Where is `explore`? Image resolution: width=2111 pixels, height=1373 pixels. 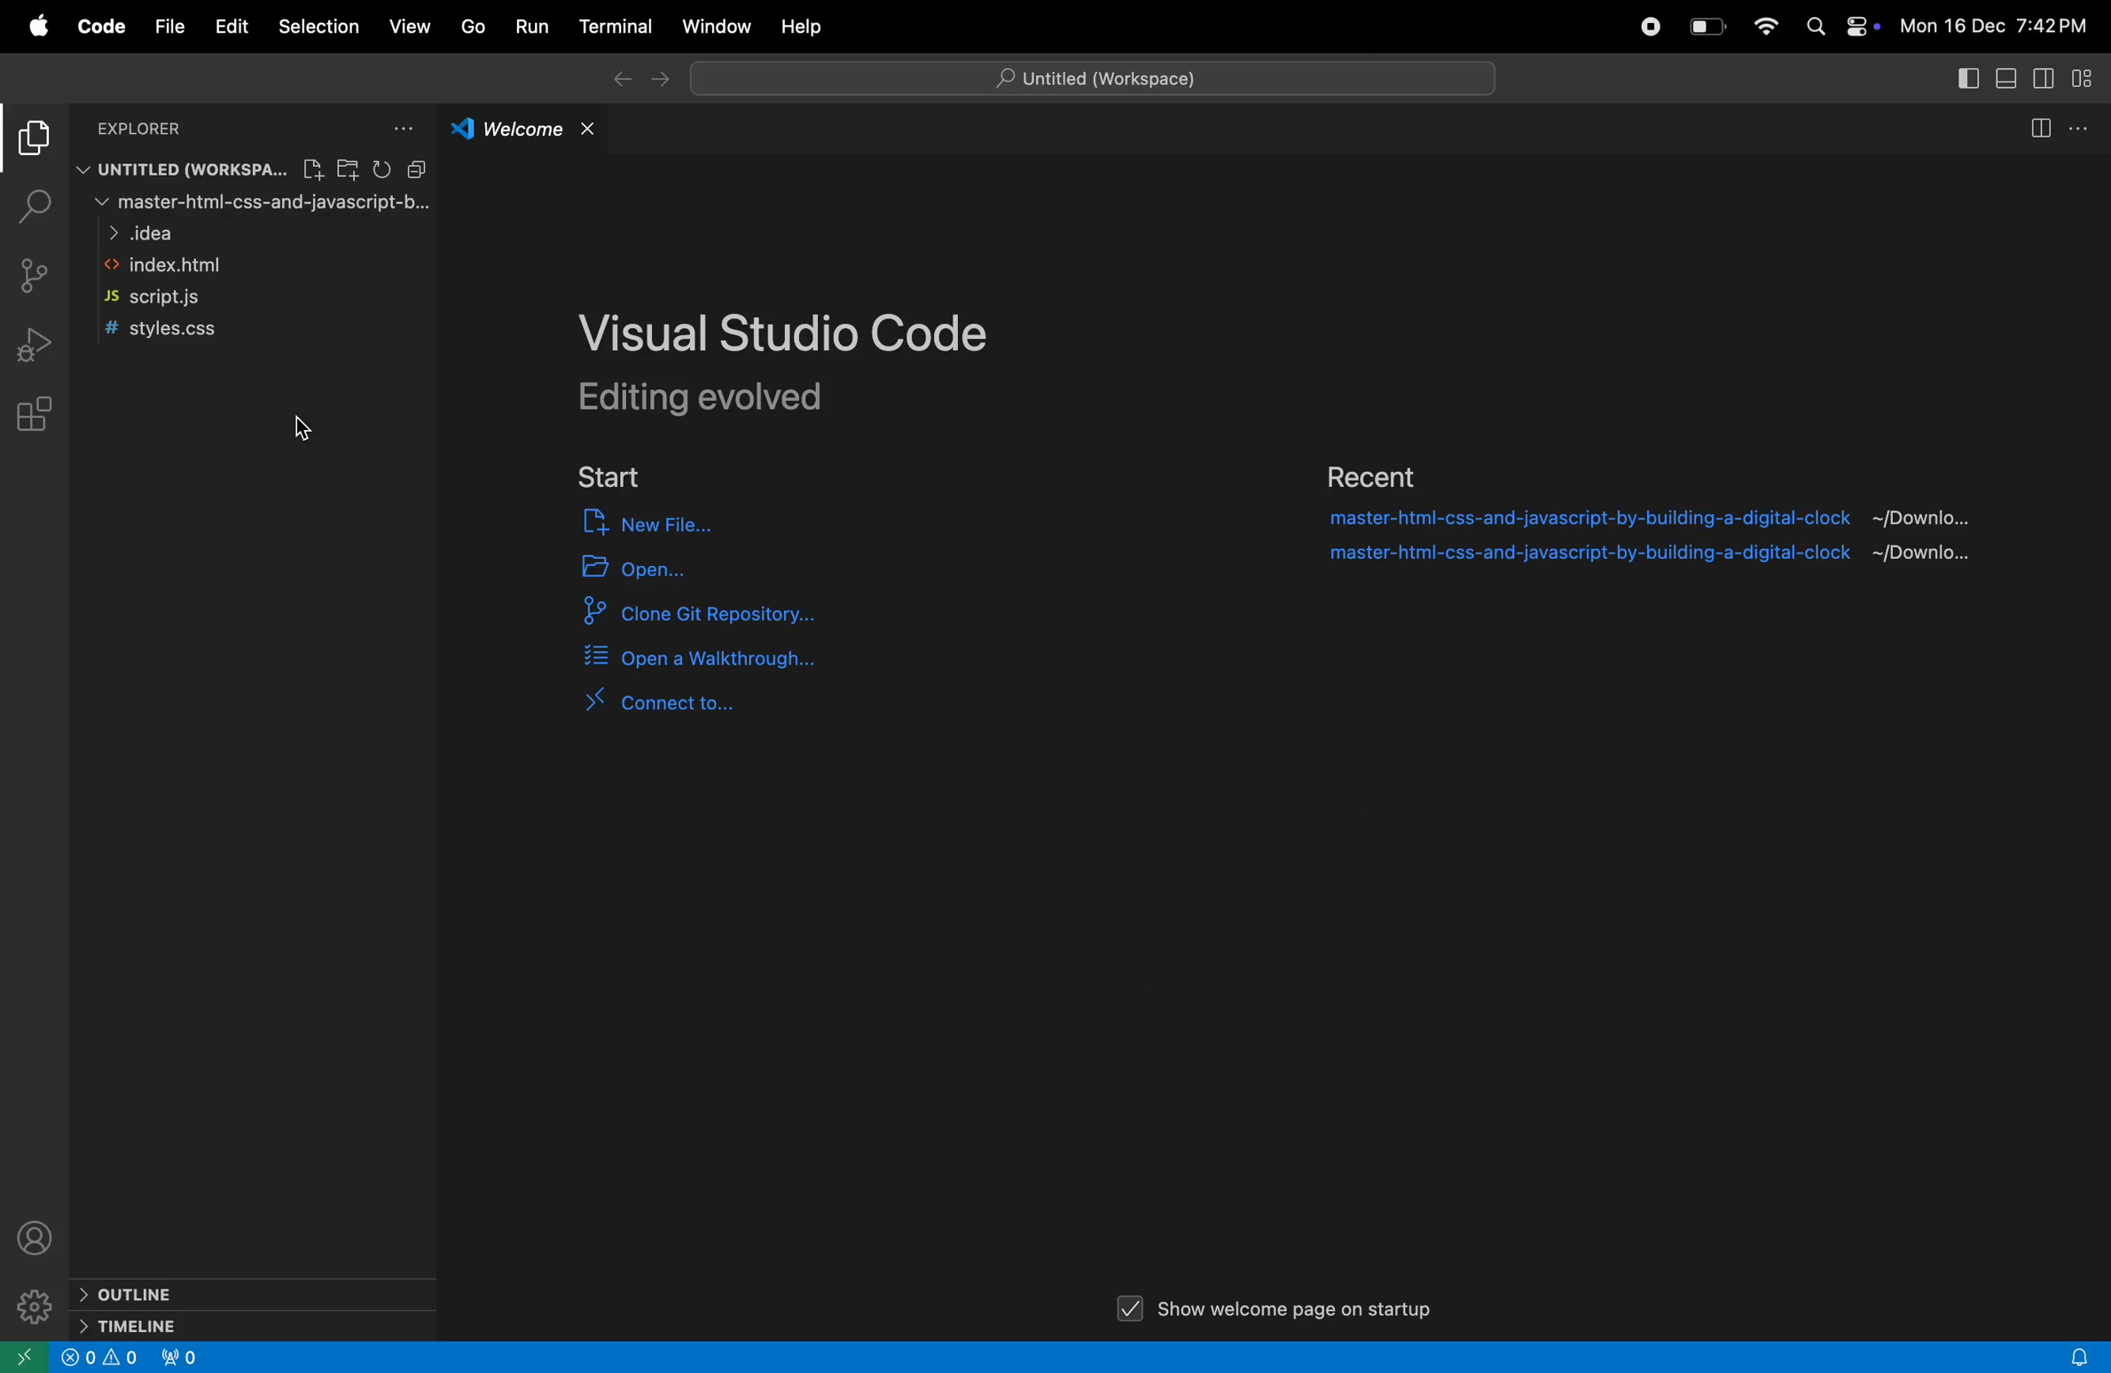
explore is located at coordinates (36, 143).